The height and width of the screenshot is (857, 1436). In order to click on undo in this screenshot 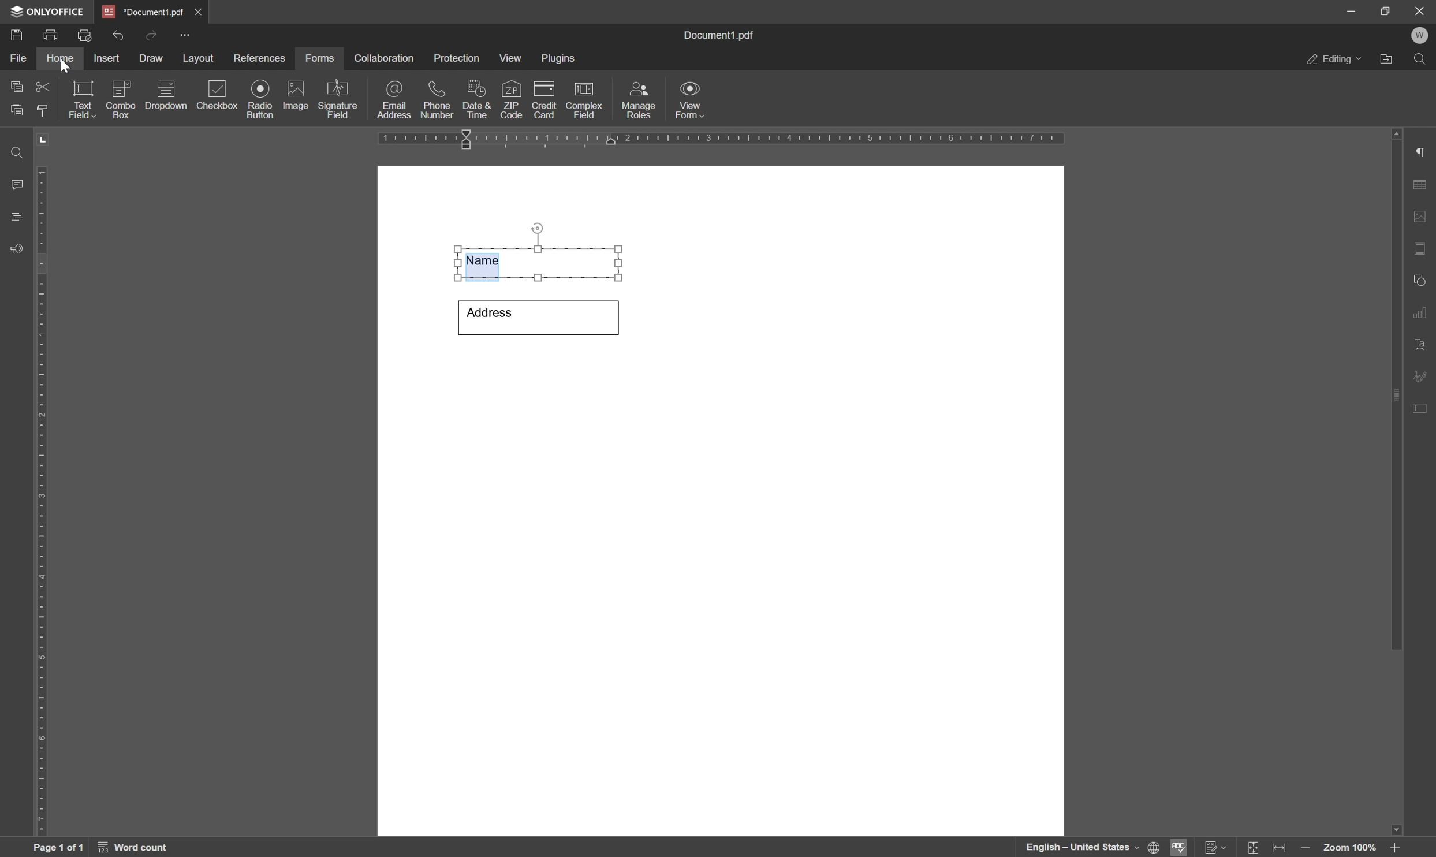, I will do `click(118, 33)`.